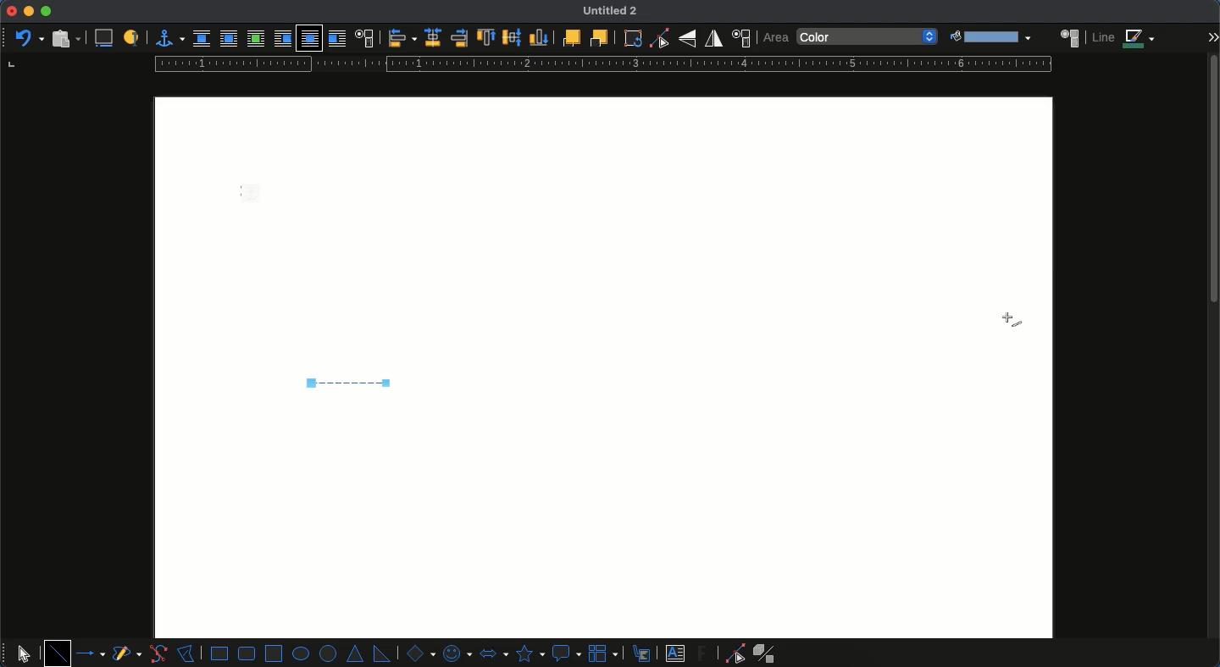 This screenshot has width=1220, height=667. I want to click on select, so click(24, 651).